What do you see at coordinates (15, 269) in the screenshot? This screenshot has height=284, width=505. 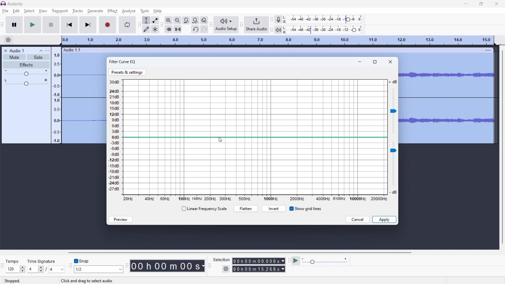 I see `120 (select tempo )` at bounding box center [15, 269].